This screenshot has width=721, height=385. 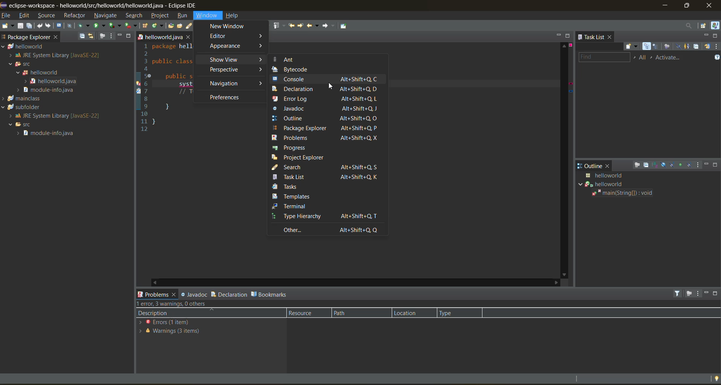 I want to click on description, so click(x=176, y=314).